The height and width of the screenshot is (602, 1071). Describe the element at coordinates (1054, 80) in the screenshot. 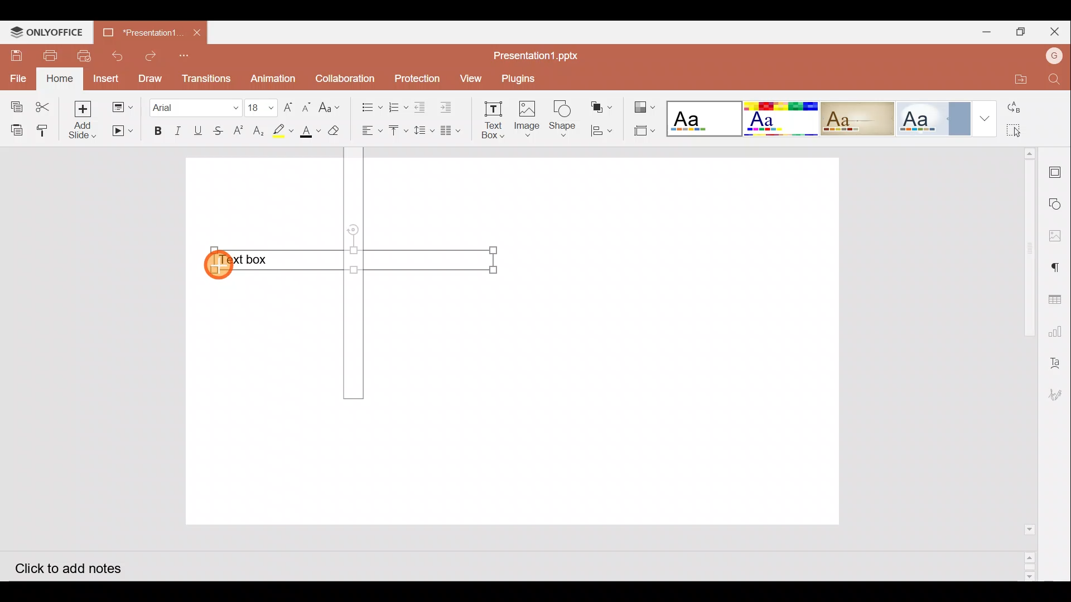

I see `Find` at that location.